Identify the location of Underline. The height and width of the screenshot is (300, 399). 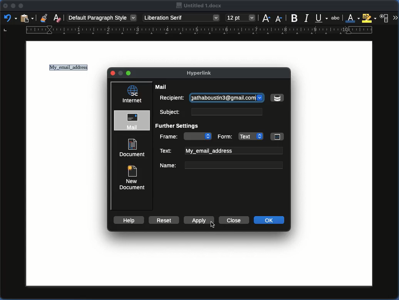
(321, 17).